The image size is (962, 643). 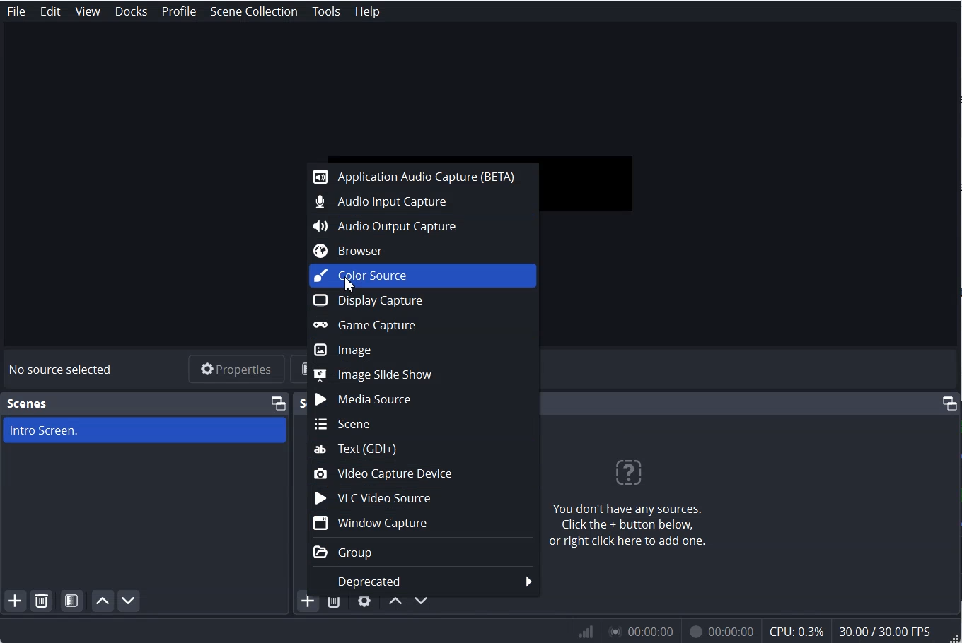 What do you see at coordinates (132, 11) in the screenshot?
I see `Docks` at bounding box center [132, 11].